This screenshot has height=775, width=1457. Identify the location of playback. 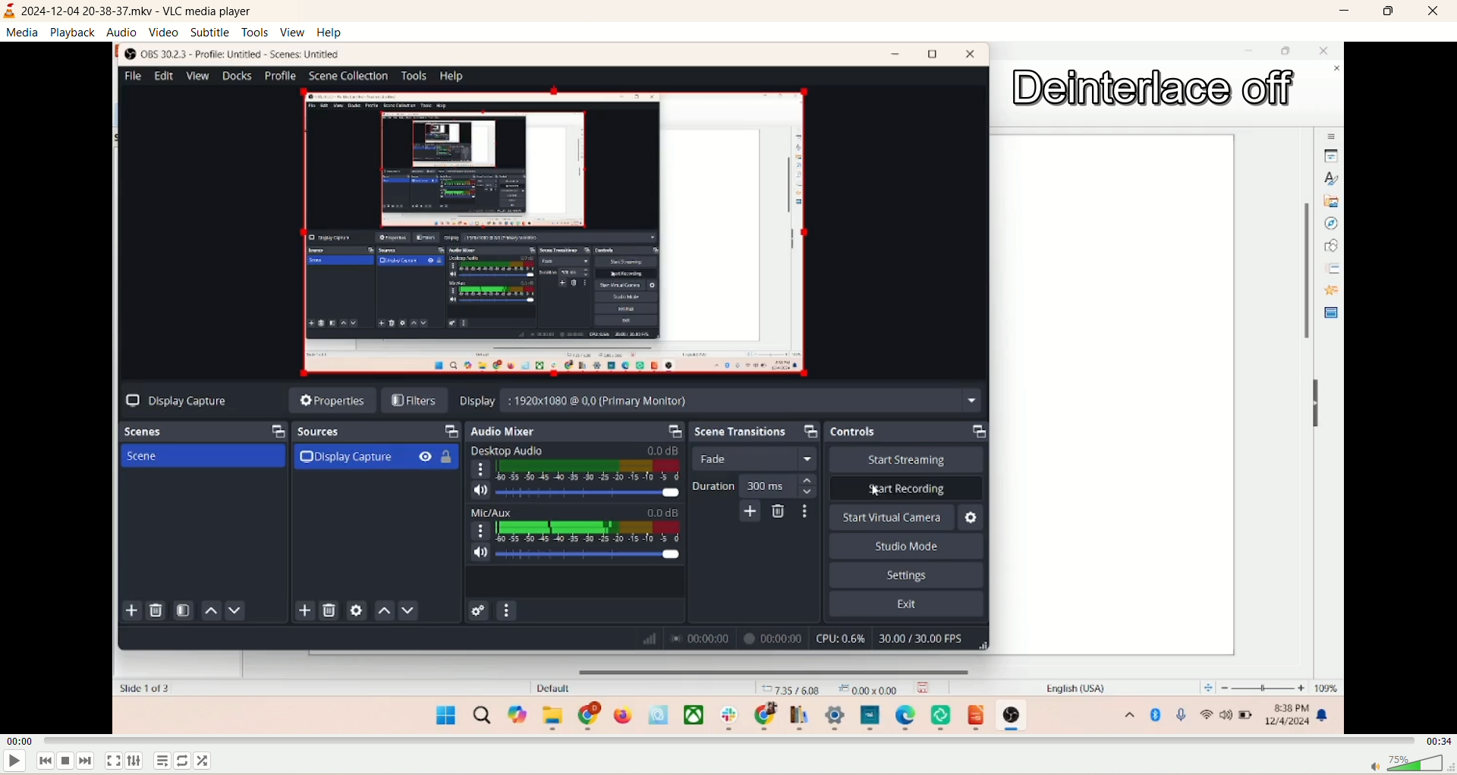
(73, 32).